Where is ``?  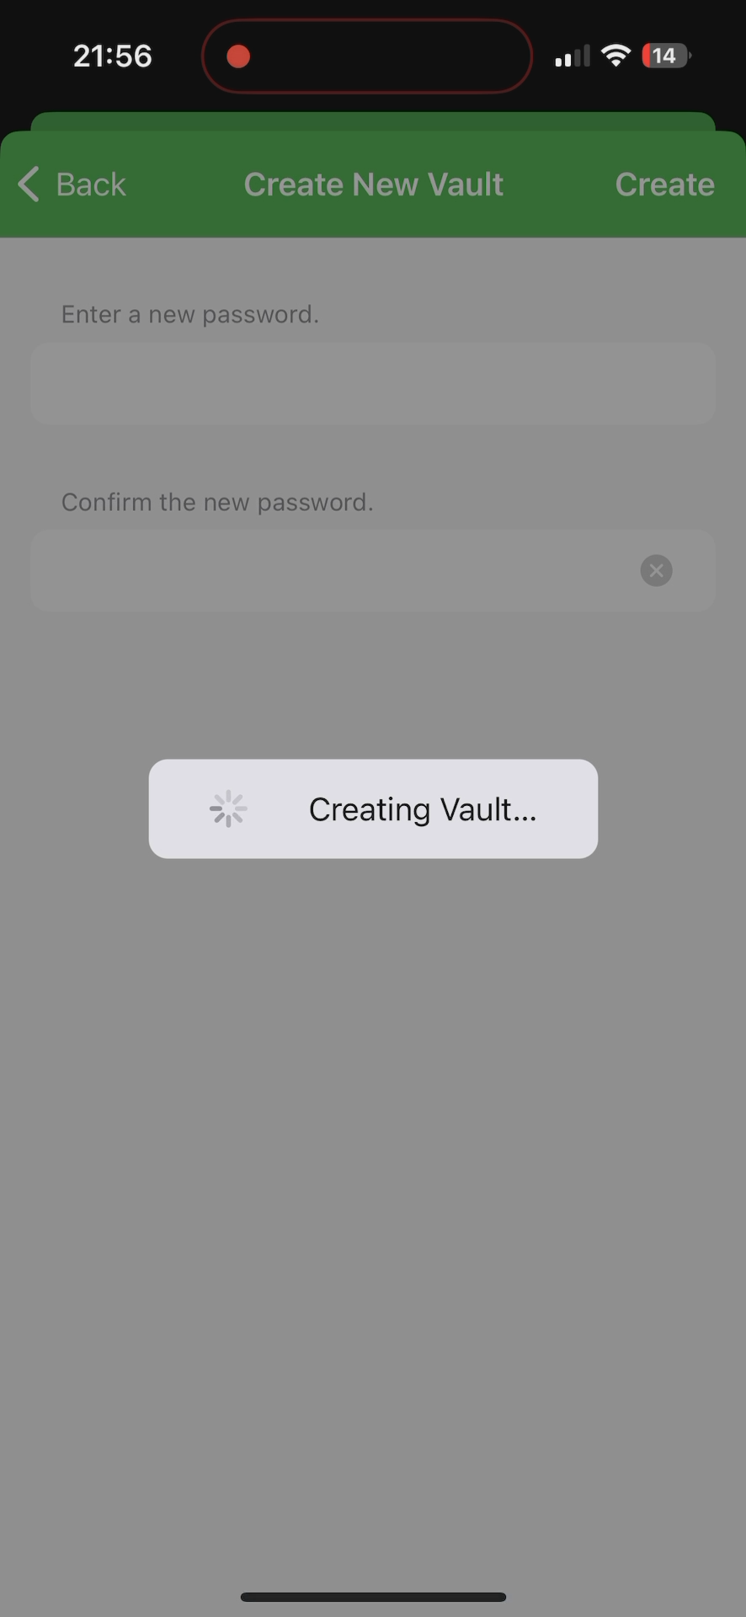  is located at coordinates (383, 179).